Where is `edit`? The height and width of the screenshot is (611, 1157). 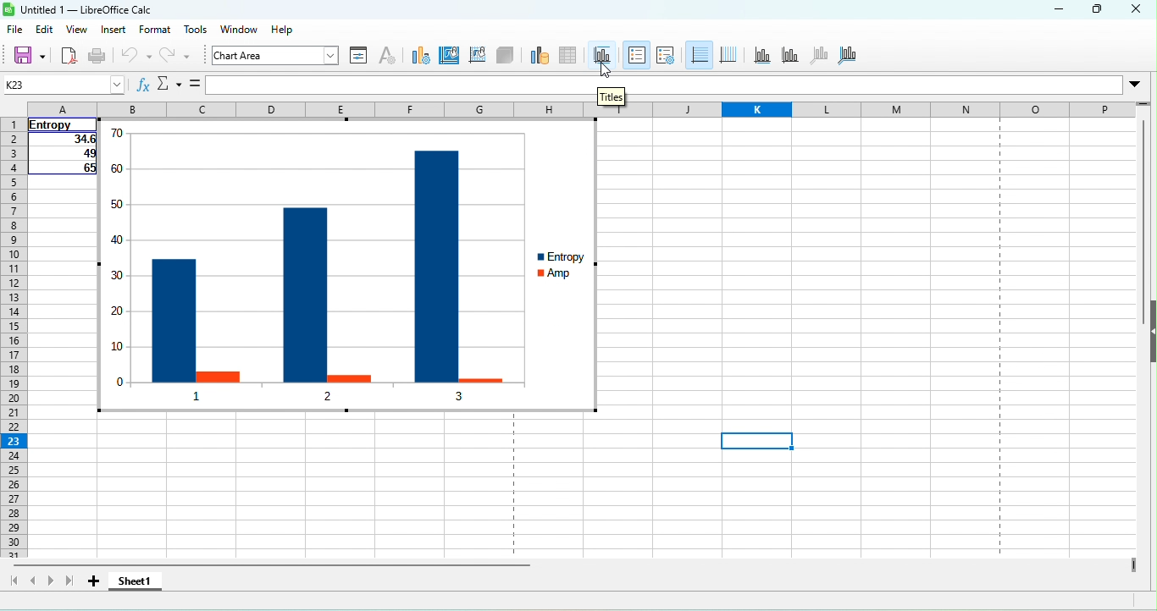 edit is located at coordinates (44, 30).